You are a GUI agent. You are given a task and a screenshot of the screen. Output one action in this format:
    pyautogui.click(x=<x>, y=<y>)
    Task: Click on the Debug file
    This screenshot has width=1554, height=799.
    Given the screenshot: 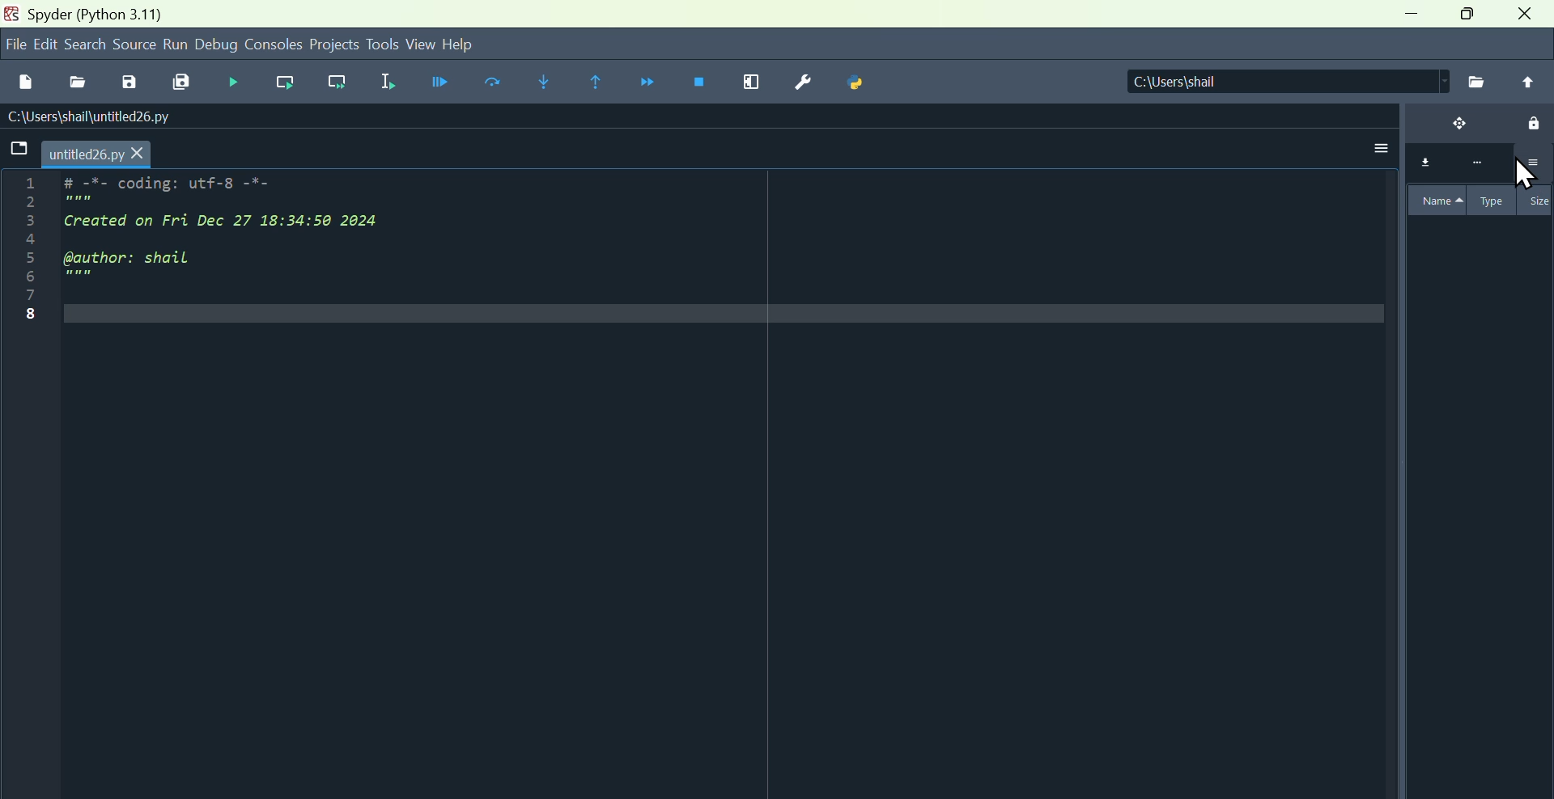 What is the action you would take?
    pyautogui.click(x=435, y=82)
    